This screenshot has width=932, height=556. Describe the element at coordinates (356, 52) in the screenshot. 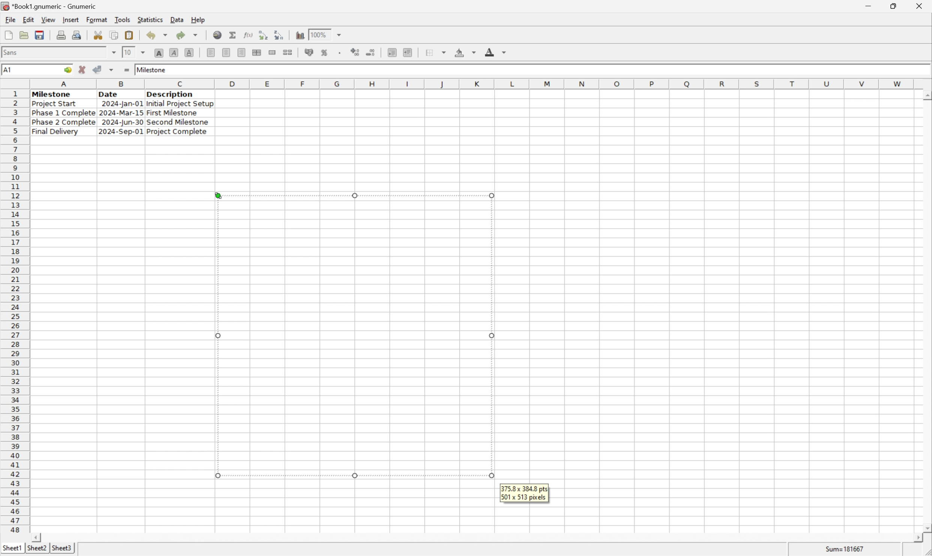

I see `increase number of decimals displayed` at that location.